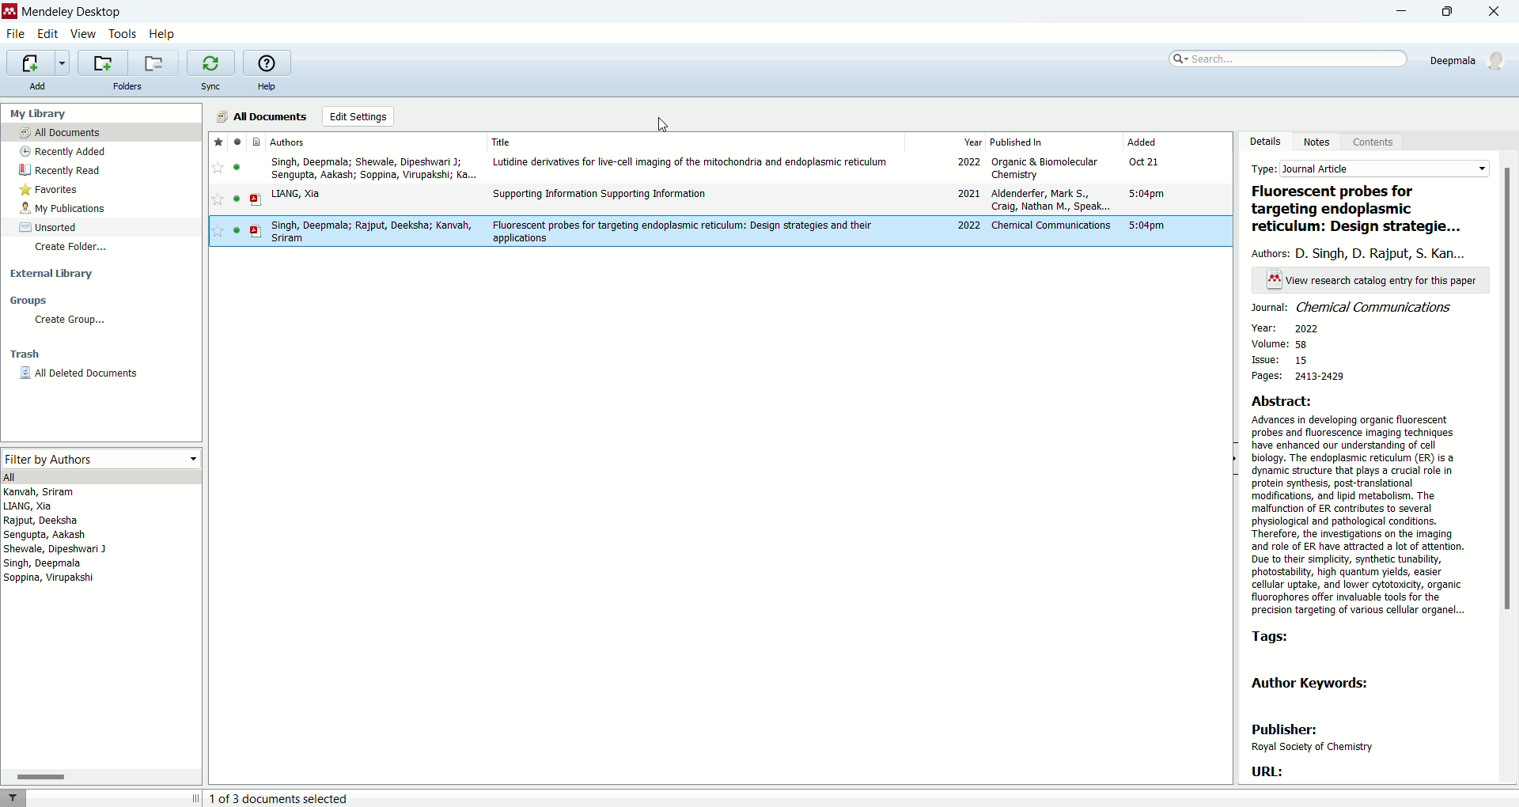 The image size is (1519, 807). What do you see at coordinates (259, 141) in the screenshot?
I see `document` at bounding box center [259, 141].